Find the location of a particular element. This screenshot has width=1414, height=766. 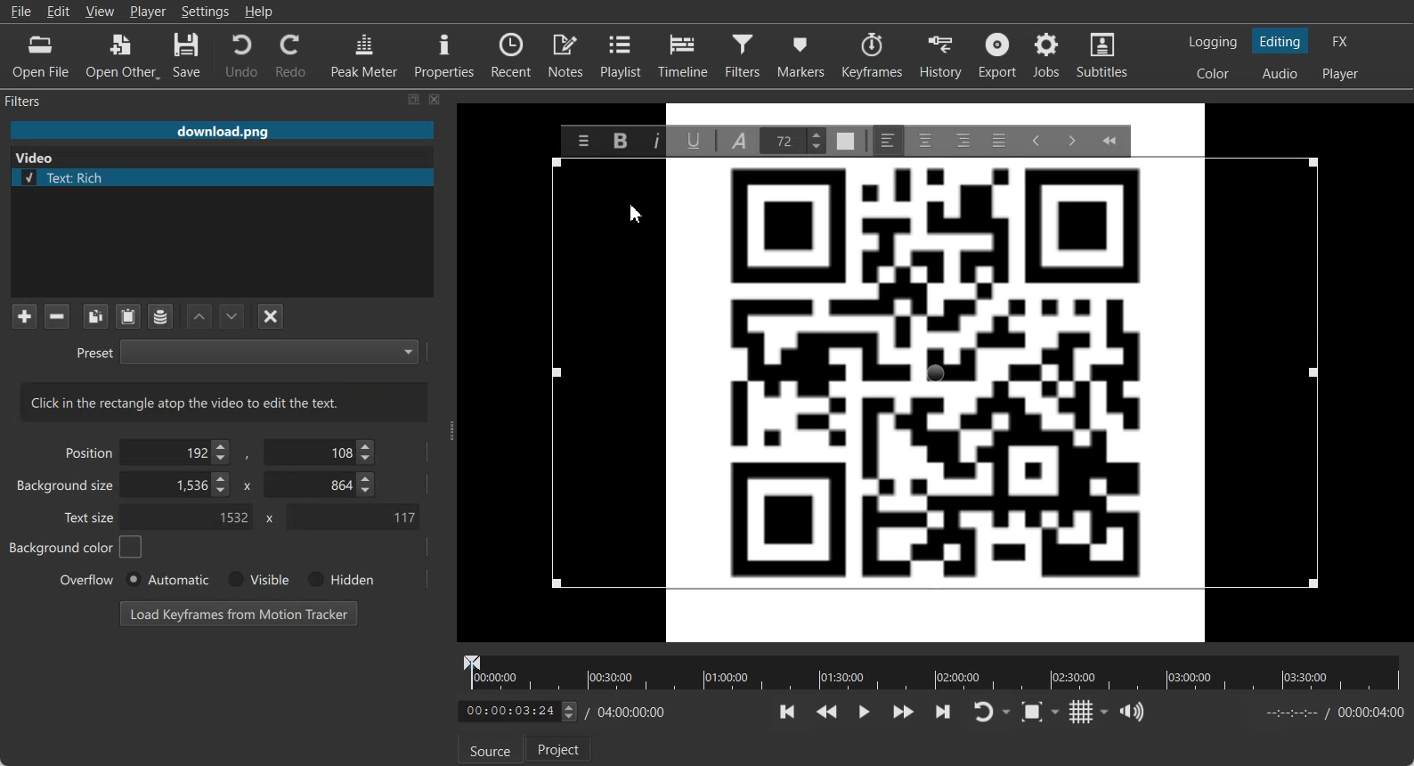

, is located at coordinates (248, 456).